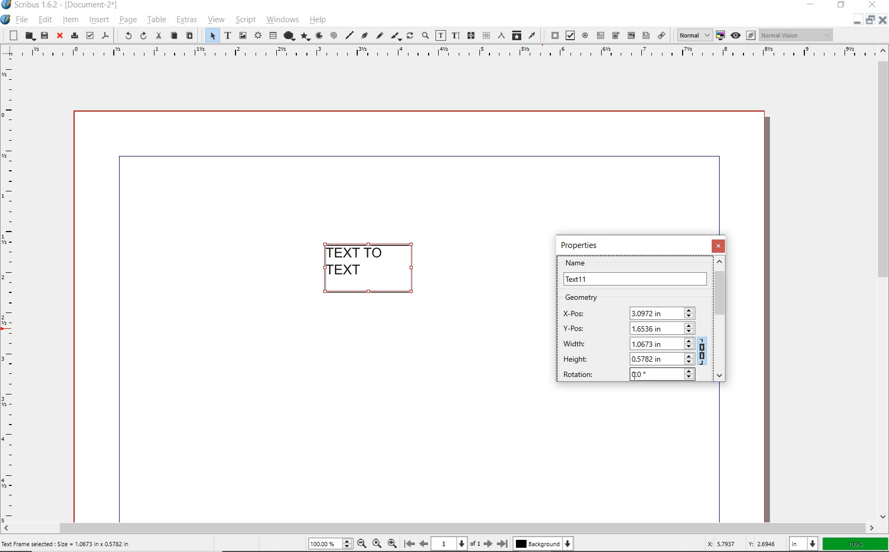  What do you see at coordinates (30, 36) in the screenshot?
I see `open` at bounding box center [30, 36].